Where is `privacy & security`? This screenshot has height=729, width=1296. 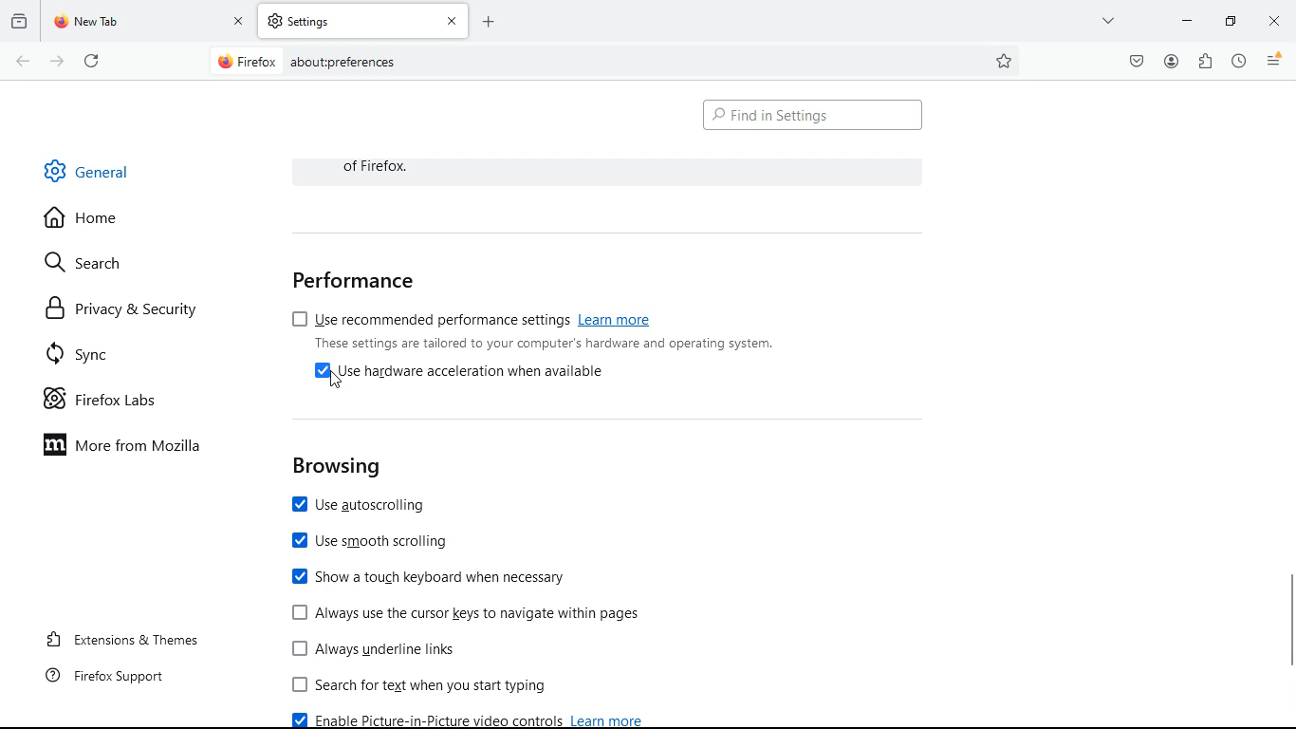
privacy & security is located at coordinates (123, 308).